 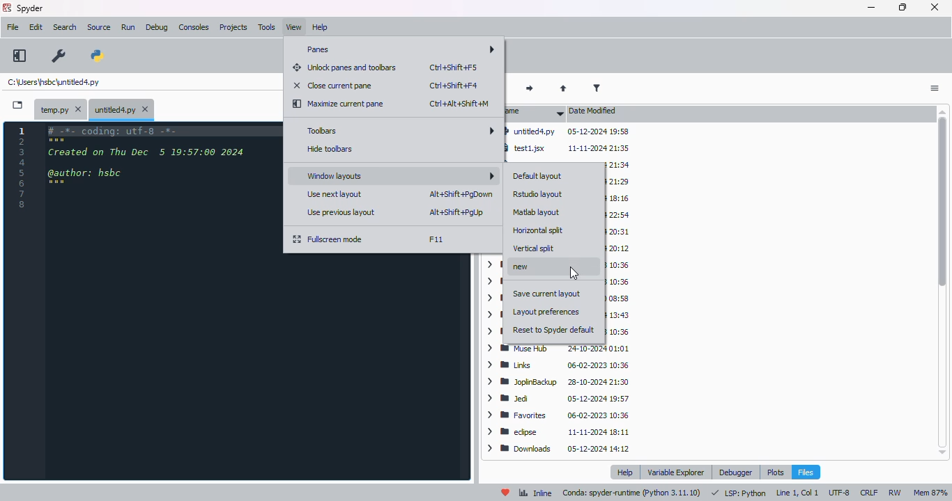 What do you see at coordinates (554, 330) in the screenshot?
I see `reset to spyder default` at bounding box center [554, 330].